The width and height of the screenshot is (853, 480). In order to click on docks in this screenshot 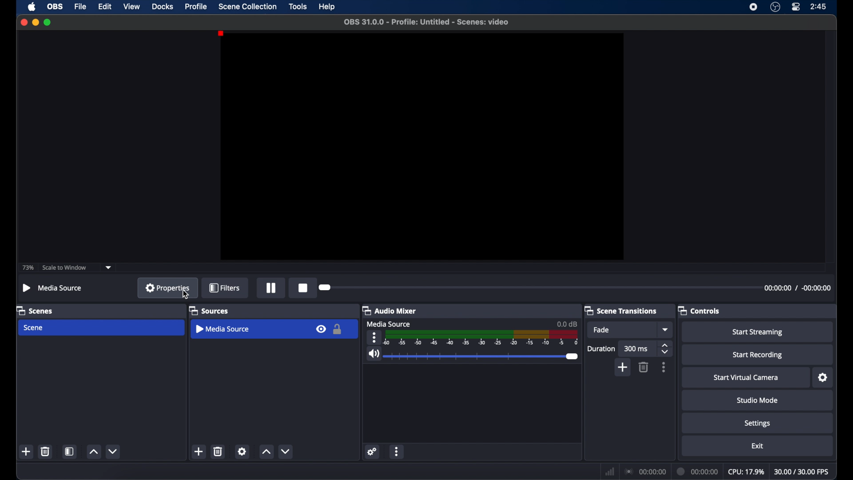, I will do `click(163, 6)`.